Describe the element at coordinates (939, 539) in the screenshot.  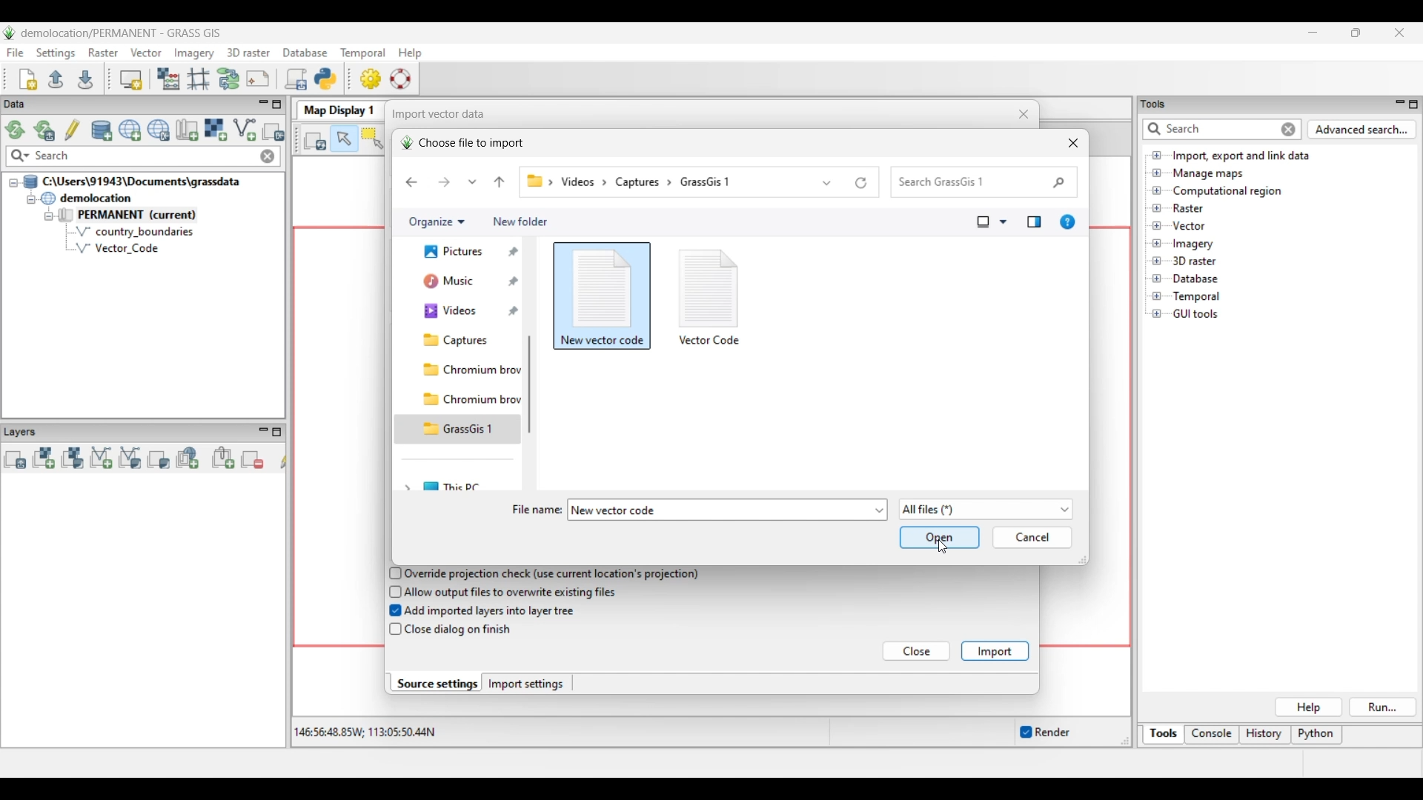
I see `Save and open inputs` at that location.